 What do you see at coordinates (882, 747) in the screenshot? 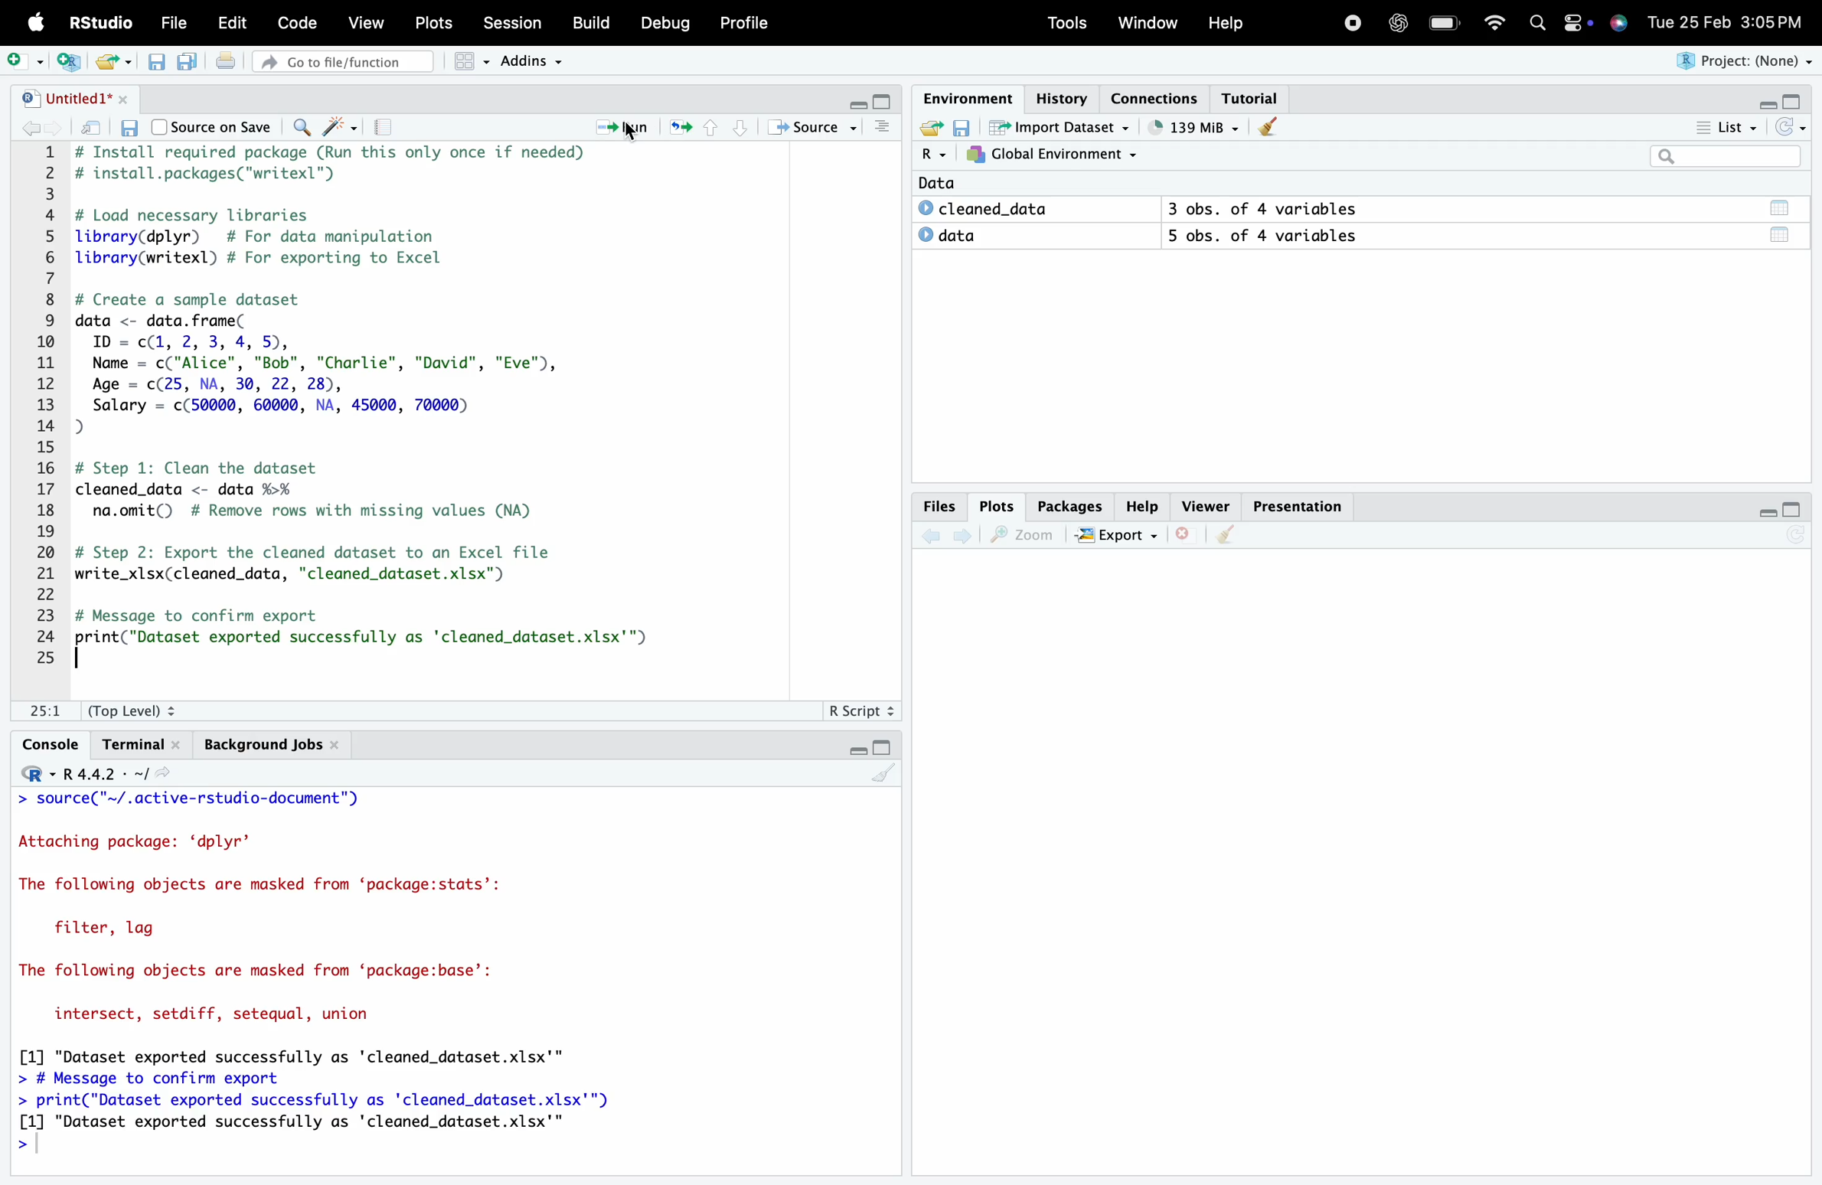
I see `Maximize` at bounding box center [882, 747].